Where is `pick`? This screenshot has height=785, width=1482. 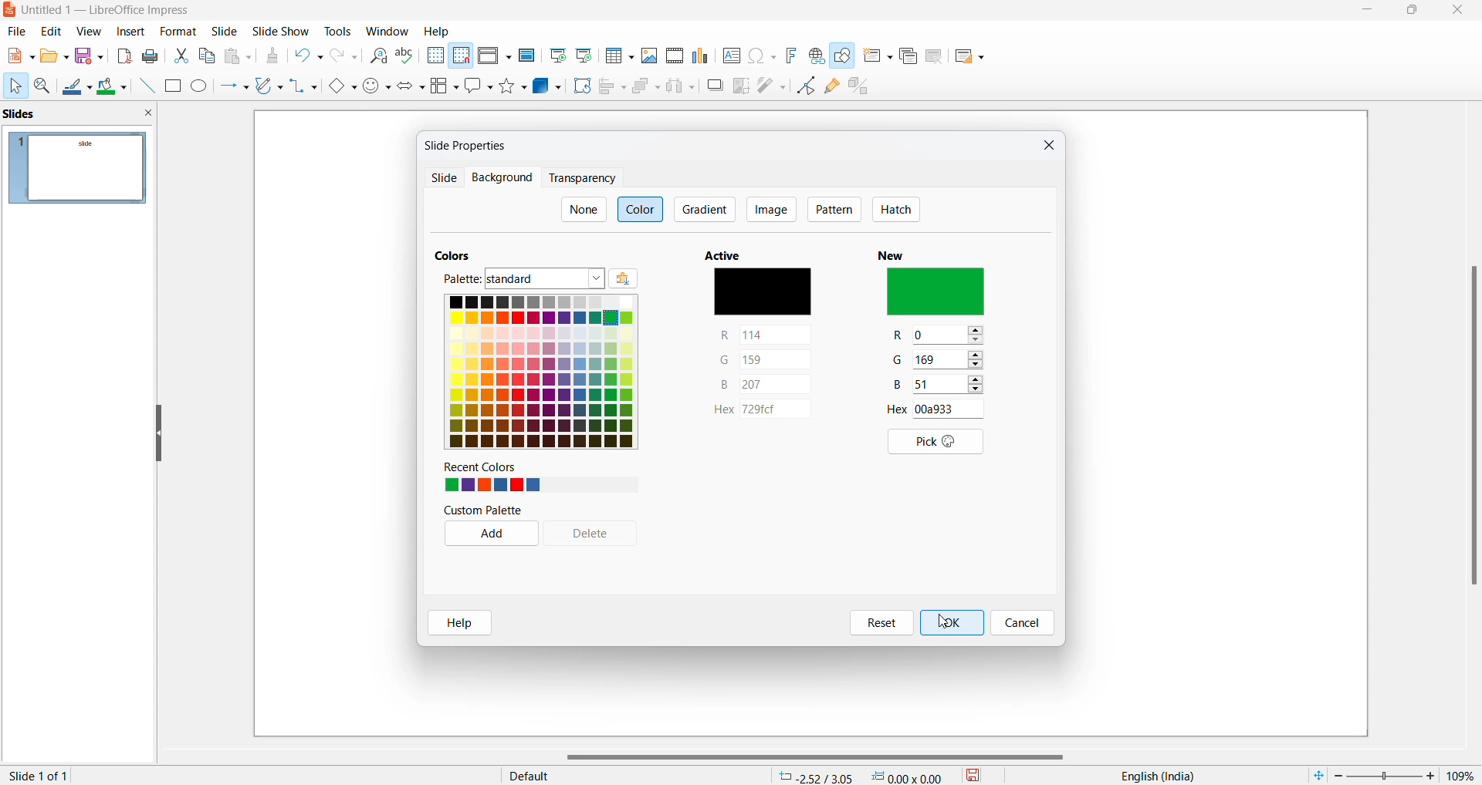 pick is located at coordinates (930, 443).